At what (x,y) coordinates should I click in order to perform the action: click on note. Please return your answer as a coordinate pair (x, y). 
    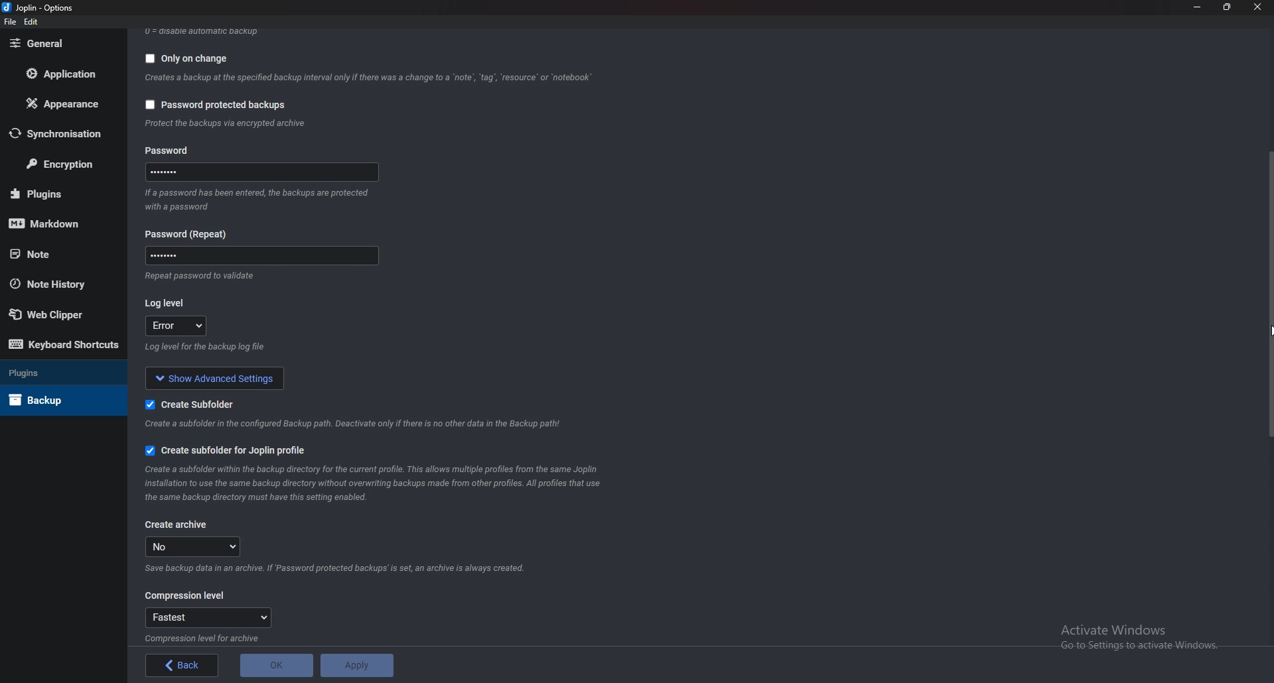
    Looking at the image, I should click on (54, 254).